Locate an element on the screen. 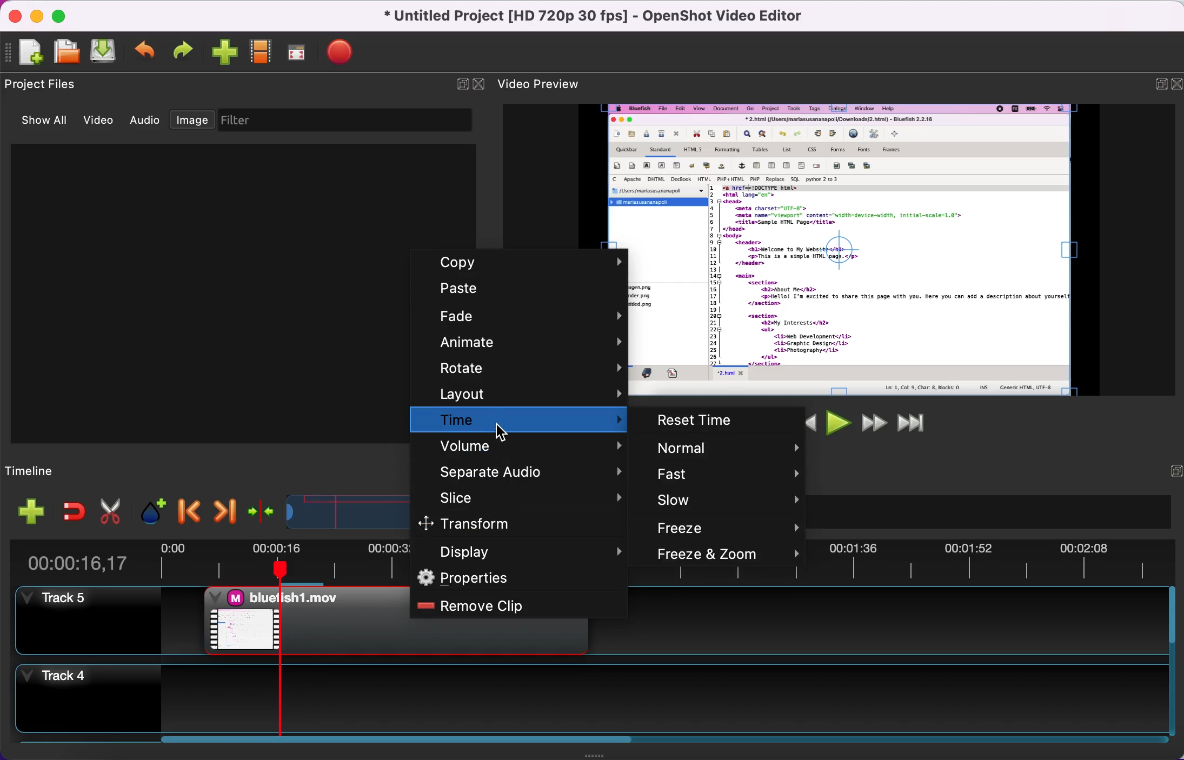 This screenshot has width=1184, height=760. undo is located at coordinates (147, 51).